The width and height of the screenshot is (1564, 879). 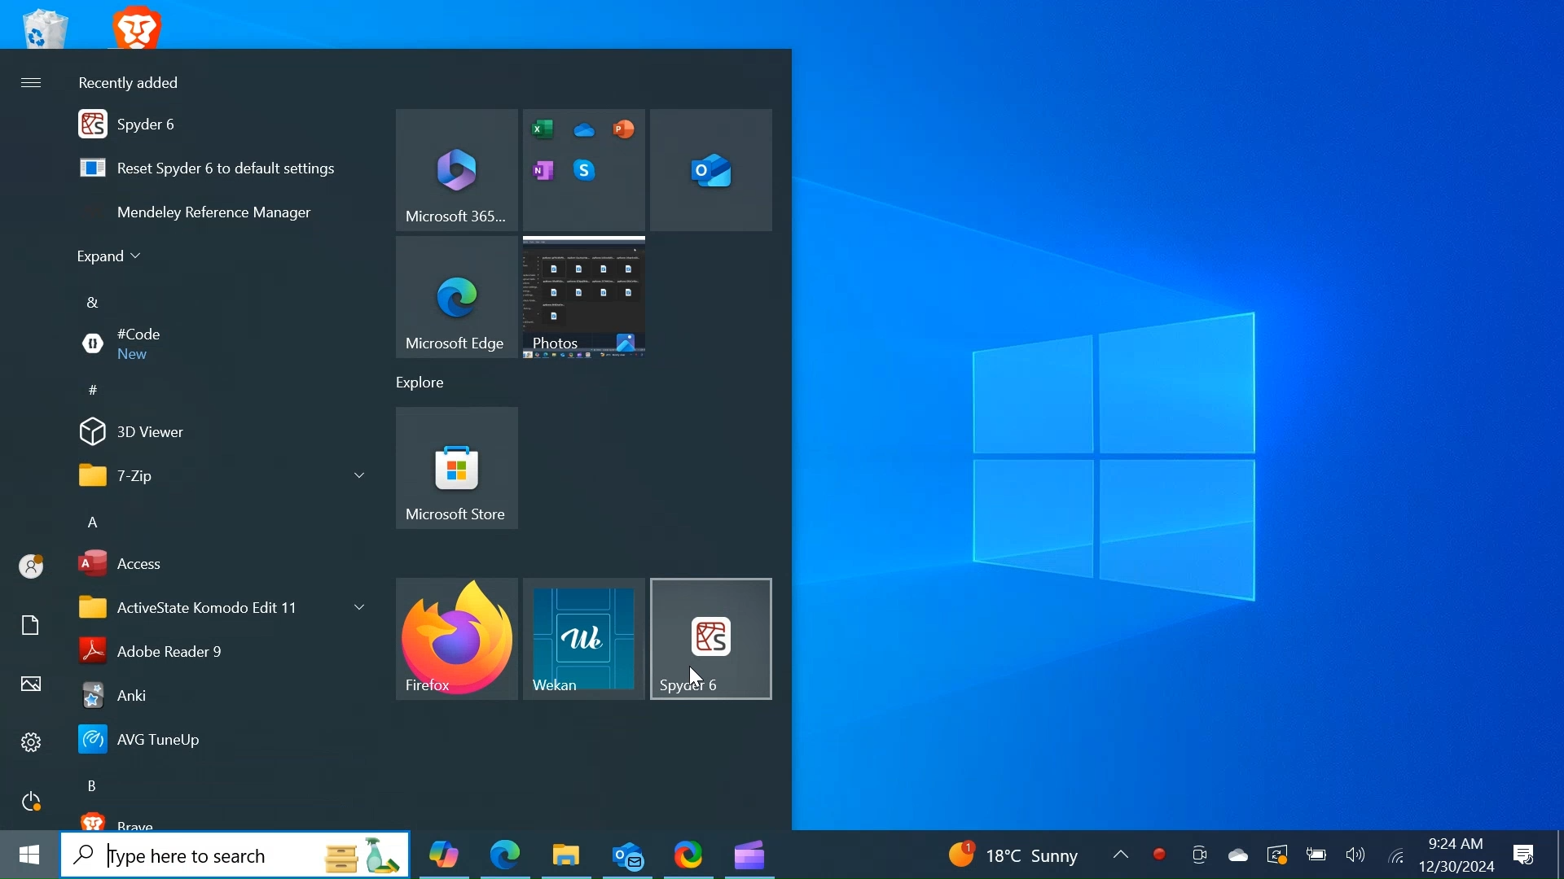 I want to click on Power, so click(x=33, y=802).